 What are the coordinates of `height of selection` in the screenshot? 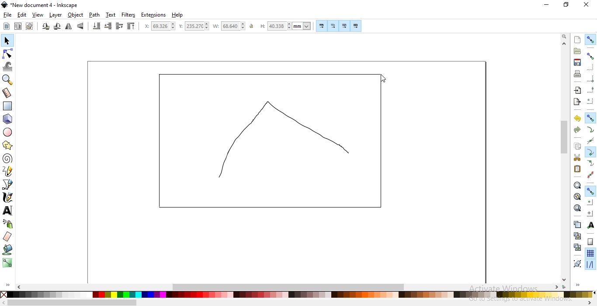 It's located at (285, 26).